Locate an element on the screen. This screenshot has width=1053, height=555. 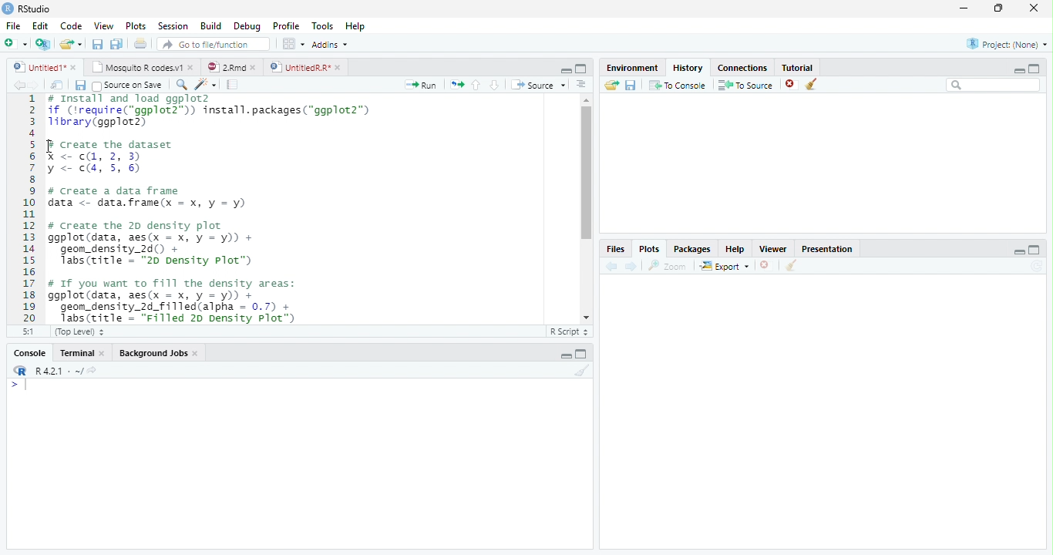
zoom is located at coordinates (670, 267).